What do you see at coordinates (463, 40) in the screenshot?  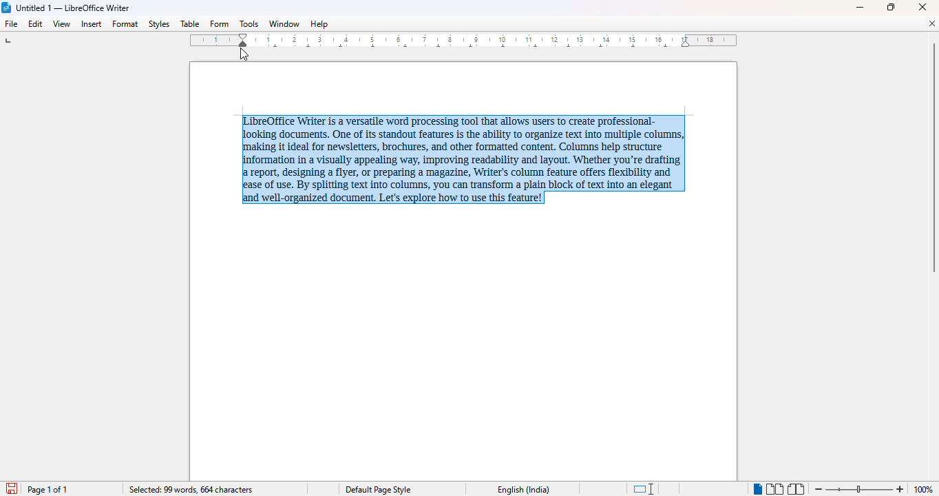 I see `ruler` at bounding box center [463, 40].